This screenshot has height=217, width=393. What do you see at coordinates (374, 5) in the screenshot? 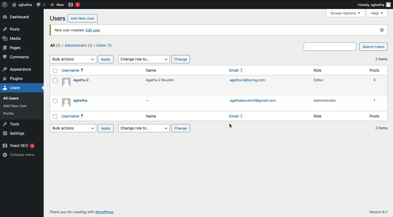
I see `Howdy, aghatha` at bounding box center [374, 5].